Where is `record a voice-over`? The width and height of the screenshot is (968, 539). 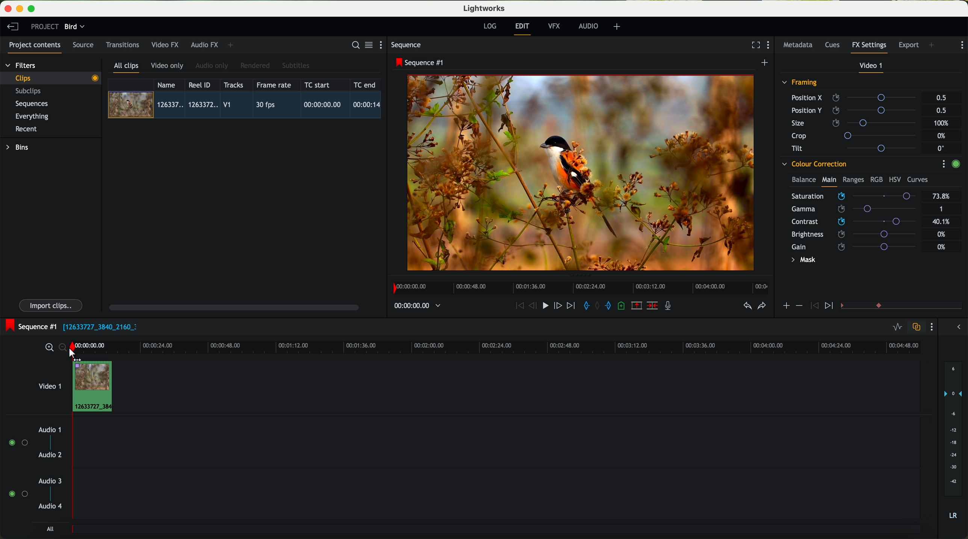 record a voice-over is located at coordinates (671, 306).